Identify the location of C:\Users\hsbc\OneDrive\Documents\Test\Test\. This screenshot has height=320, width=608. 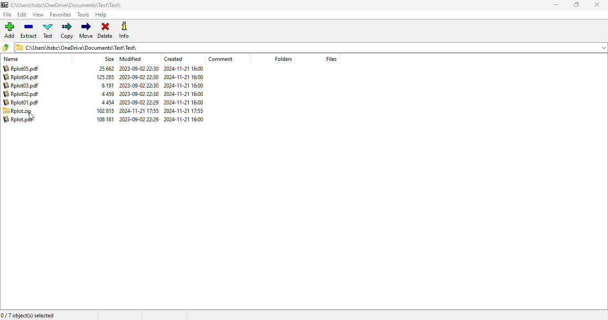
(64, 5).